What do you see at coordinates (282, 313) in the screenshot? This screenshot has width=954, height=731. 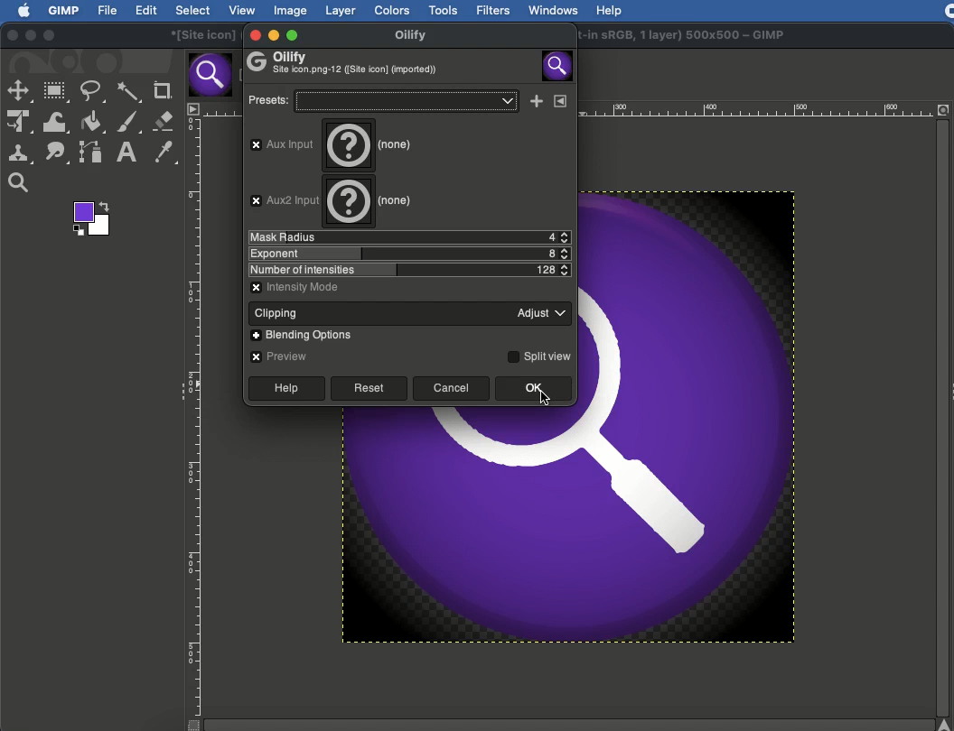 I see `Clipping` at bounding box center [282, 313].